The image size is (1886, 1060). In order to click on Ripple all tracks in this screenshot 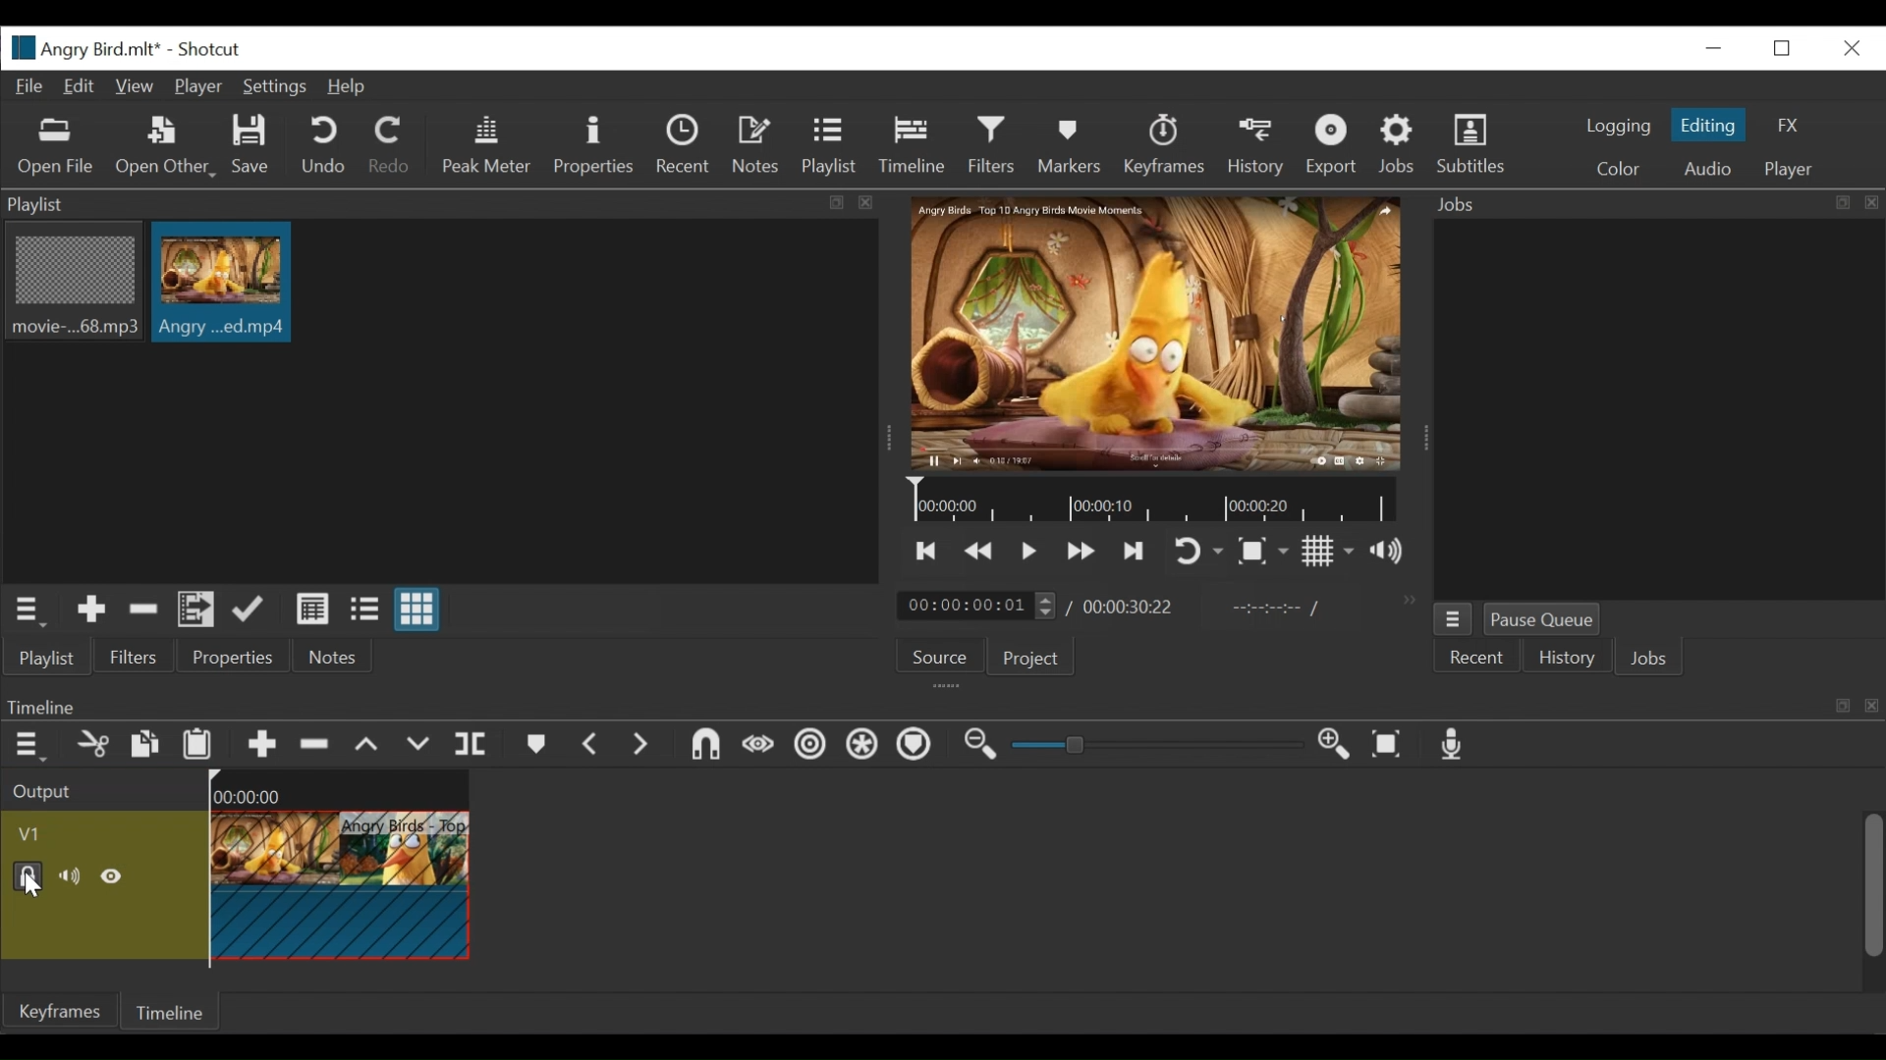, I will do `click(862, 746)`.